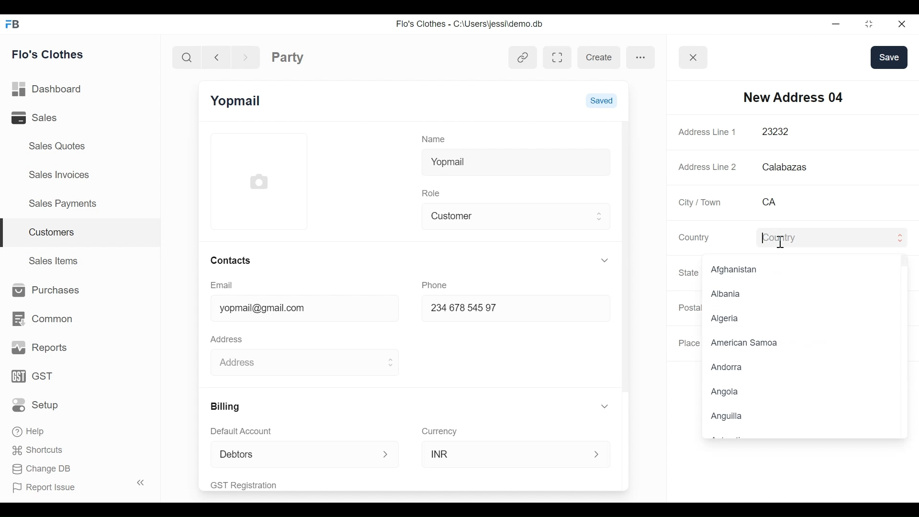 The image size is (919, 517). Describe the element at coordinates (523, 59) in the screenshot. I see `View linked entries` at that location.